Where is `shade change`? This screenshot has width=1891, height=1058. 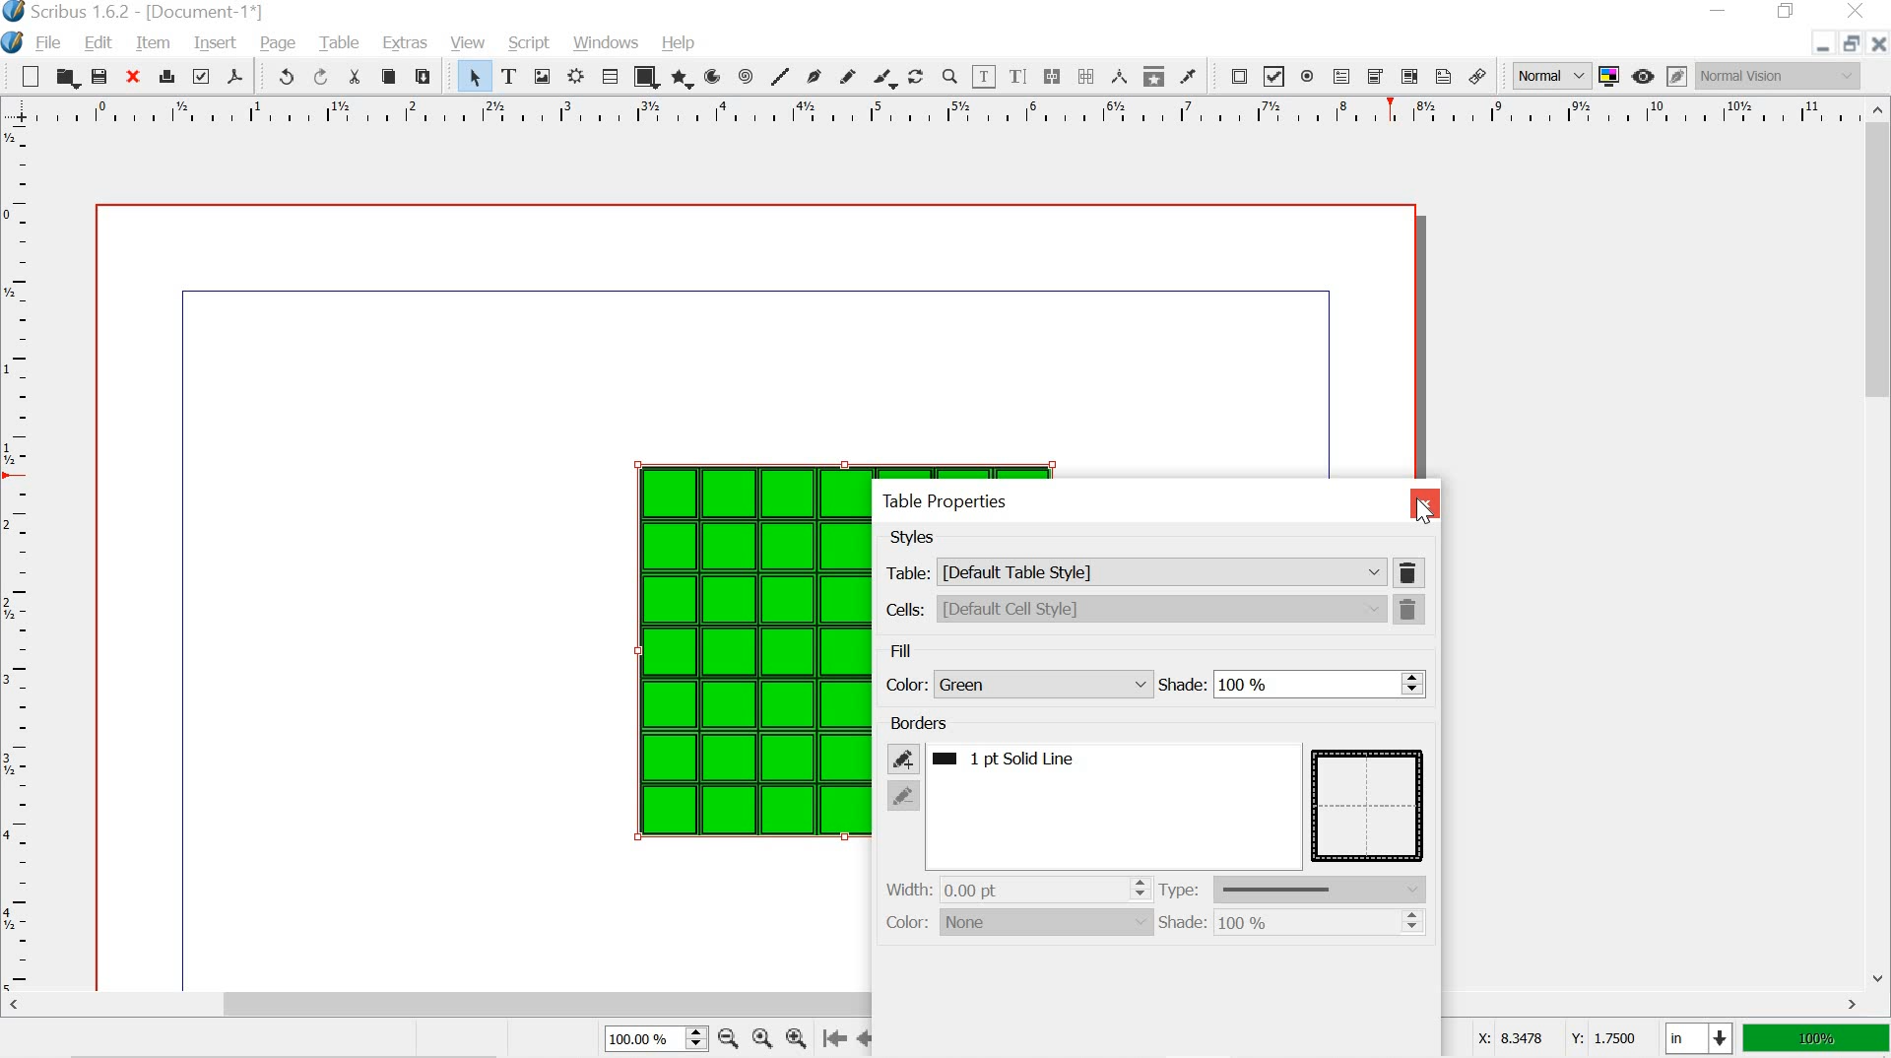
shade change is located at coordinates (1413, 924).